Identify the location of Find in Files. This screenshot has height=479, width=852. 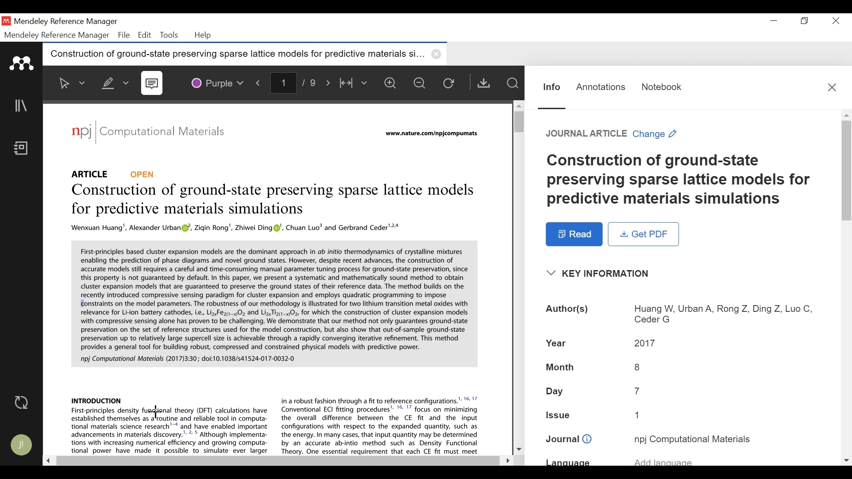
(513, 83).